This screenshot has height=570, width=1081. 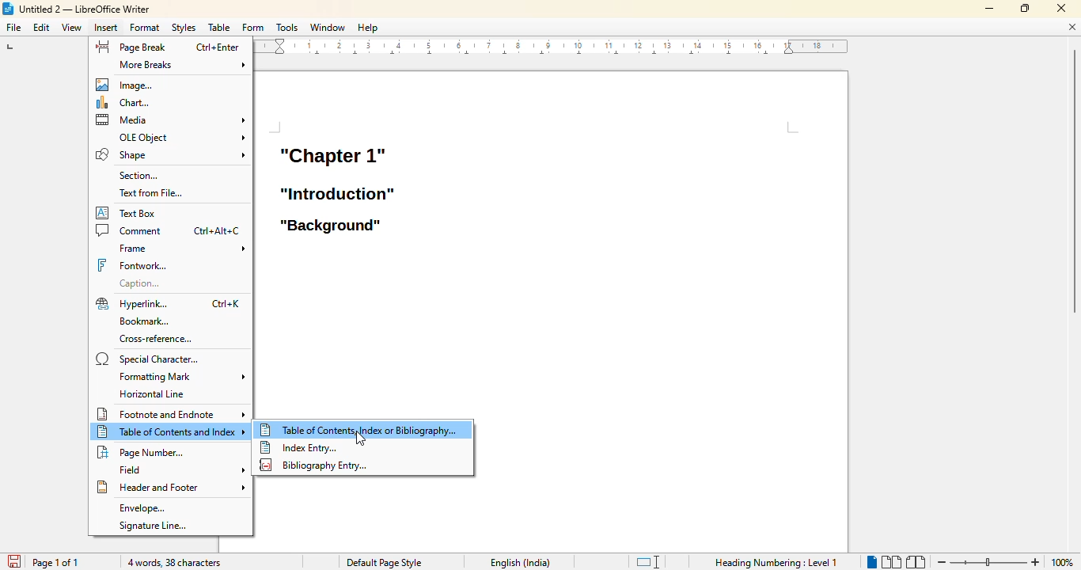 What do you see at coordinates (180, 248) in the screenshot?
I see `frame` at bounding box center [180, 248].